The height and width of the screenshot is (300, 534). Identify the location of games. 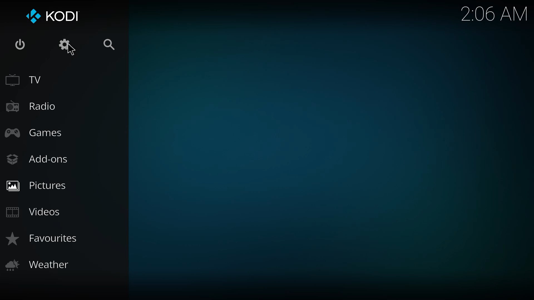
(36, 133).